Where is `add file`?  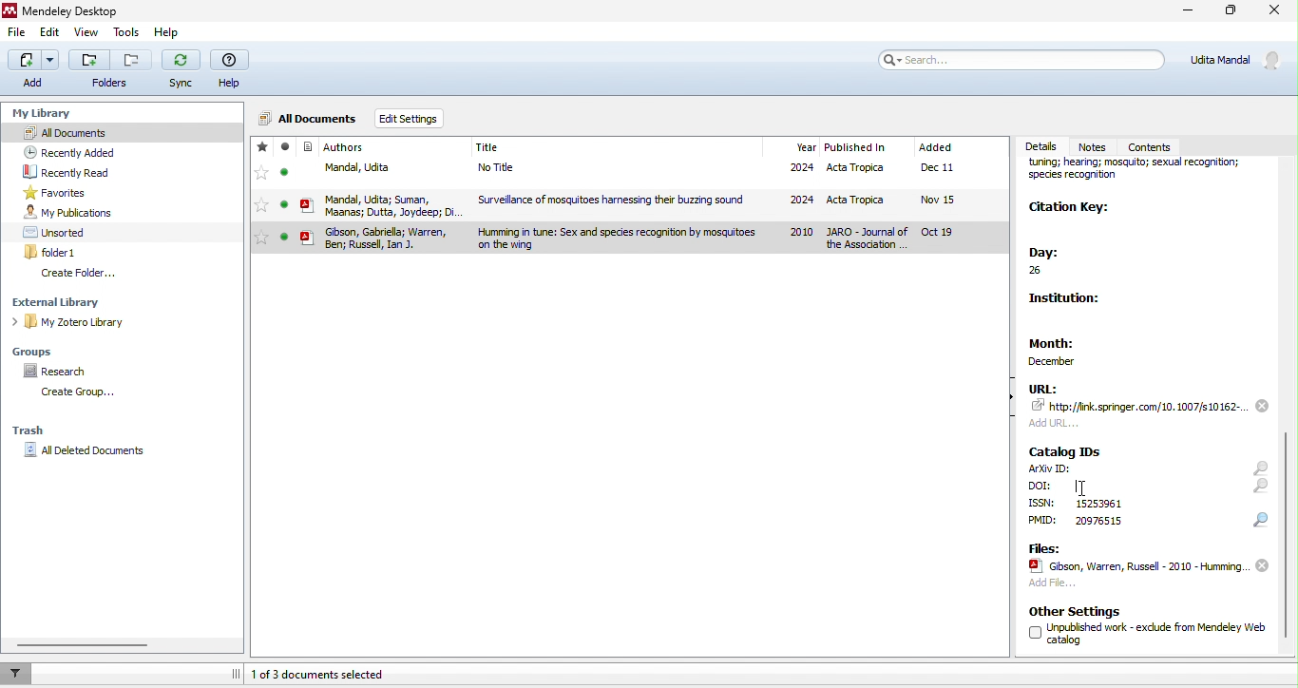 add file is located at coordinates (1052, 585).